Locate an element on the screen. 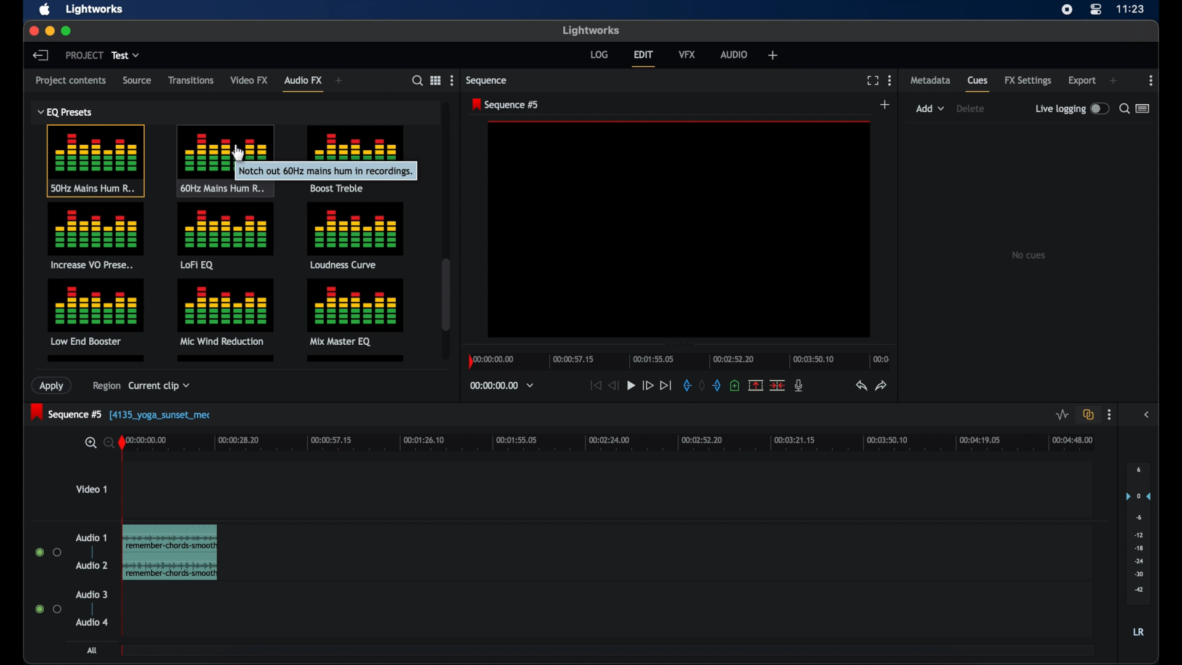  control center is located at coordinates (1095, 10).